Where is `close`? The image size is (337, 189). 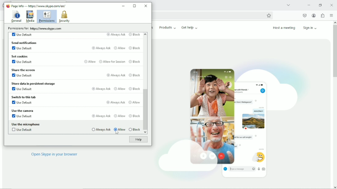
close is located at coordinates (332, 5).